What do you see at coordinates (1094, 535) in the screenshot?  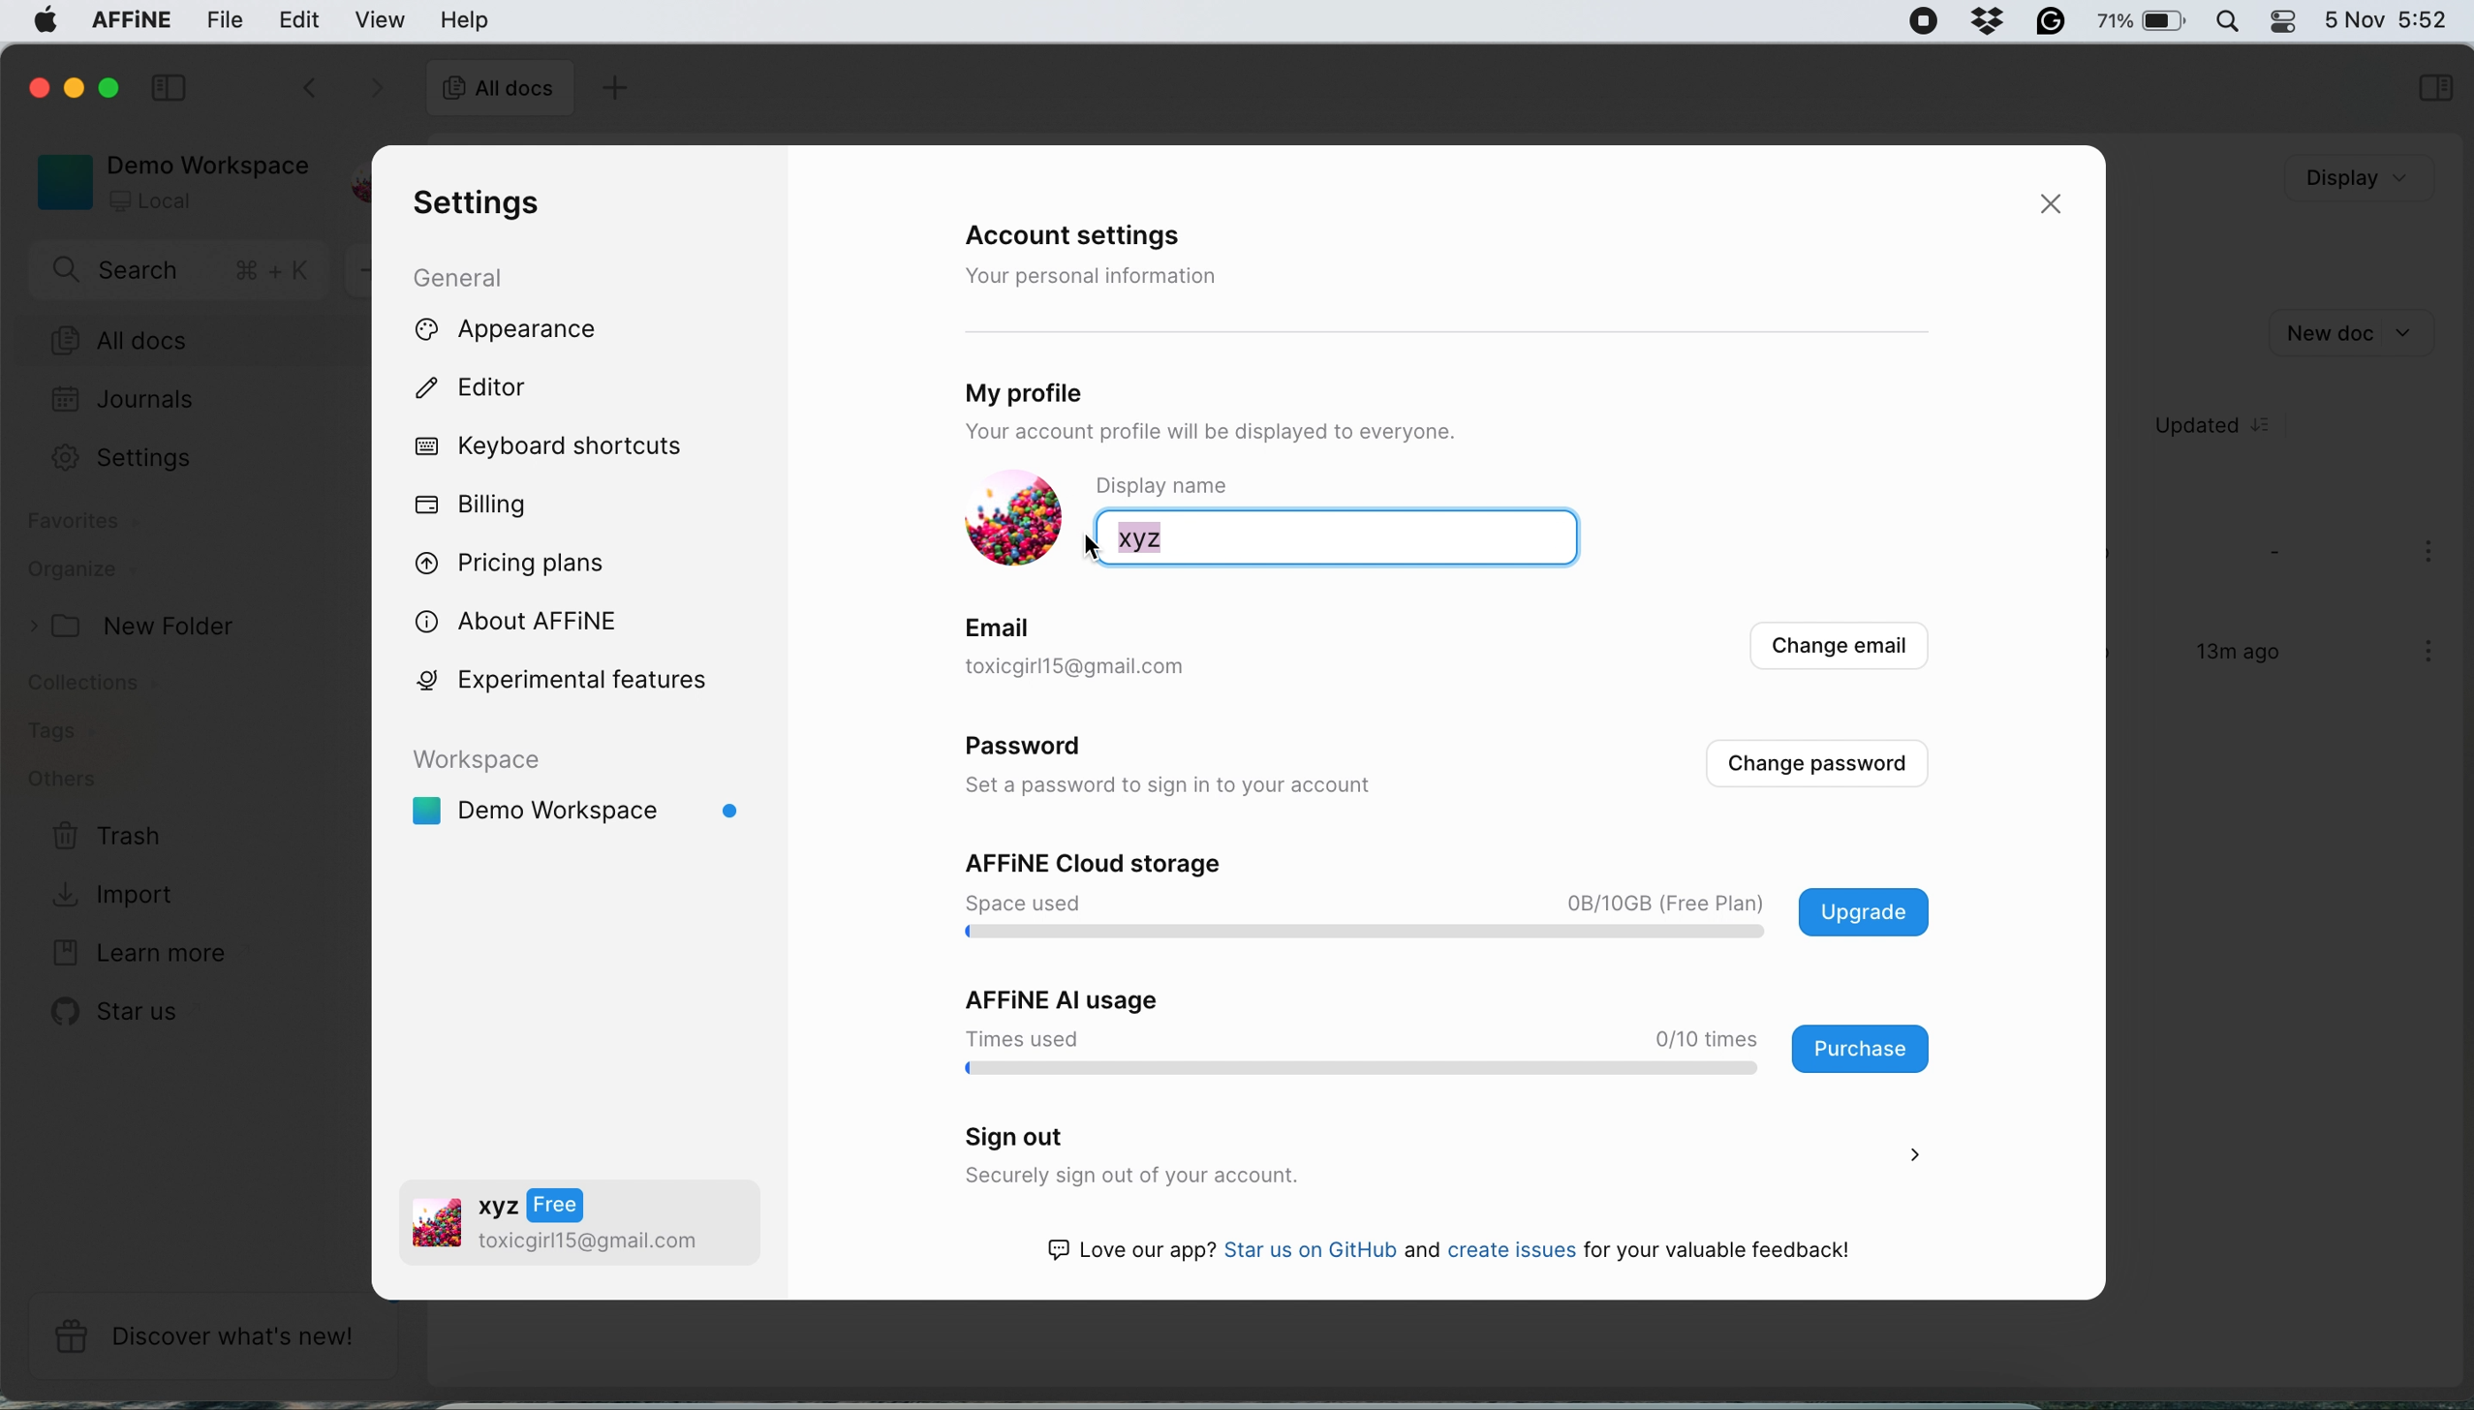 I see `cursor` at bounding box center [1094, 535].